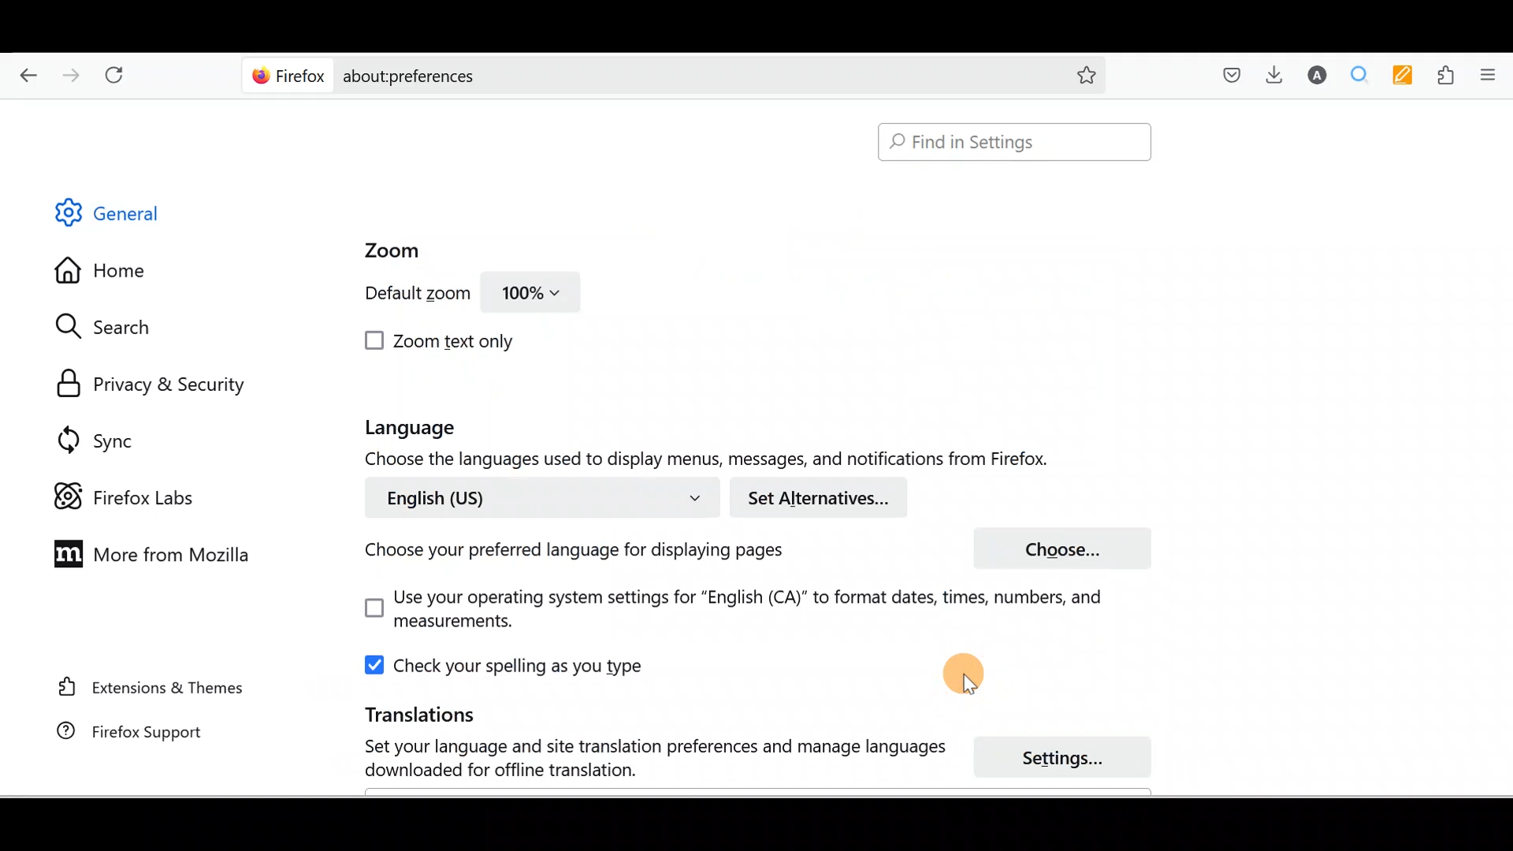  I want to click on Go back one page, so click(22, 71).